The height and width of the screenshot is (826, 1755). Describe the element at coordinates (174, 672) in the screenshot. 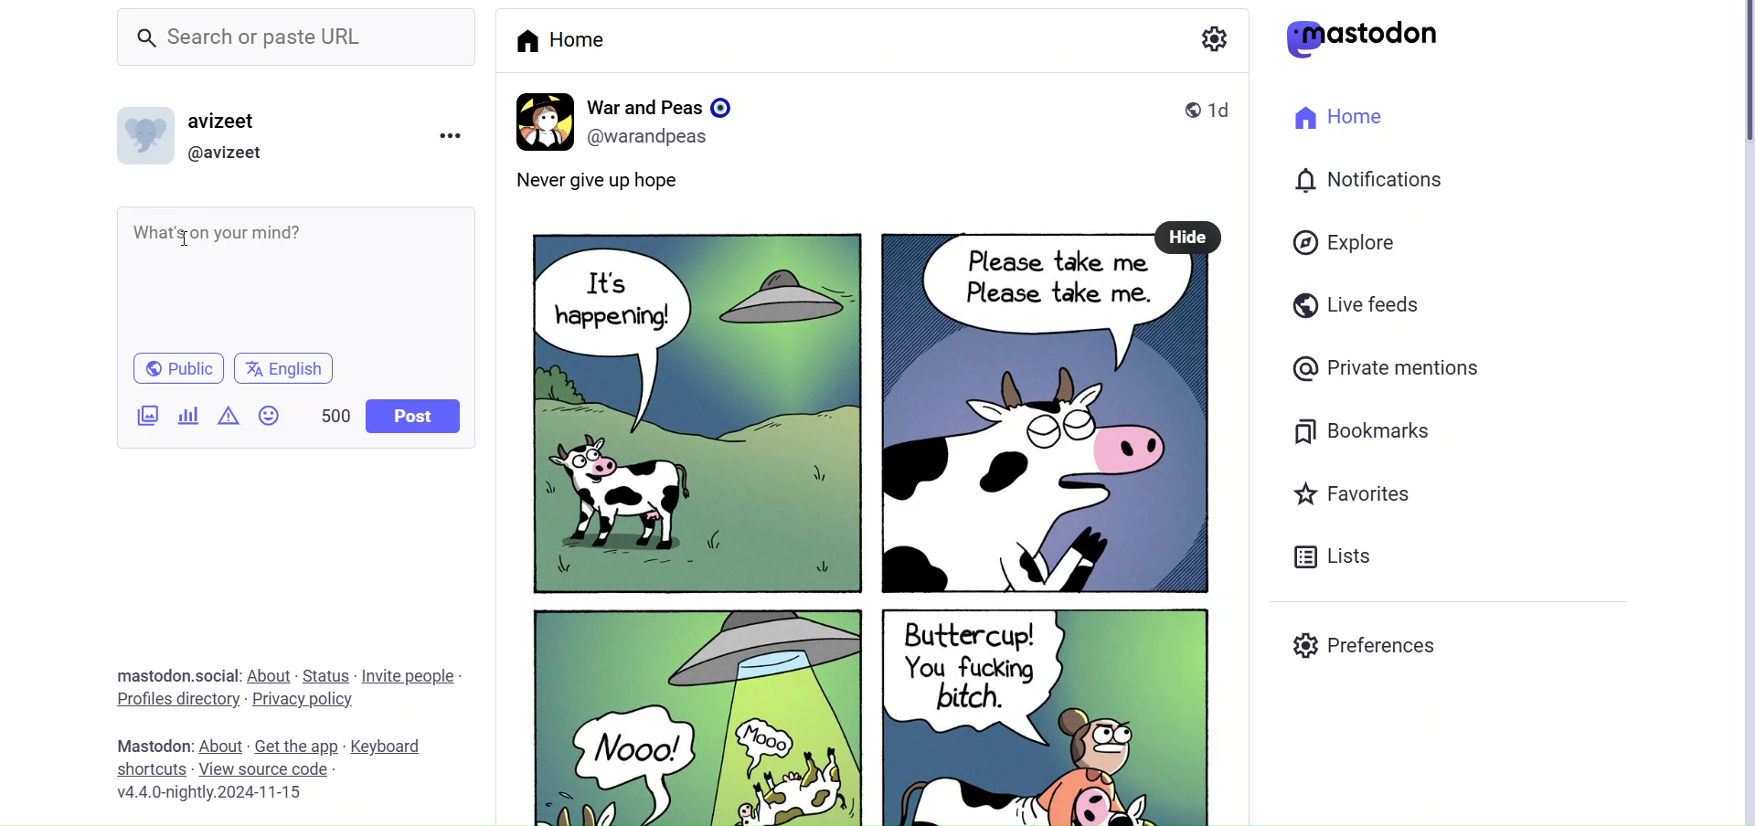

I see `Mastodon.social` at that location.